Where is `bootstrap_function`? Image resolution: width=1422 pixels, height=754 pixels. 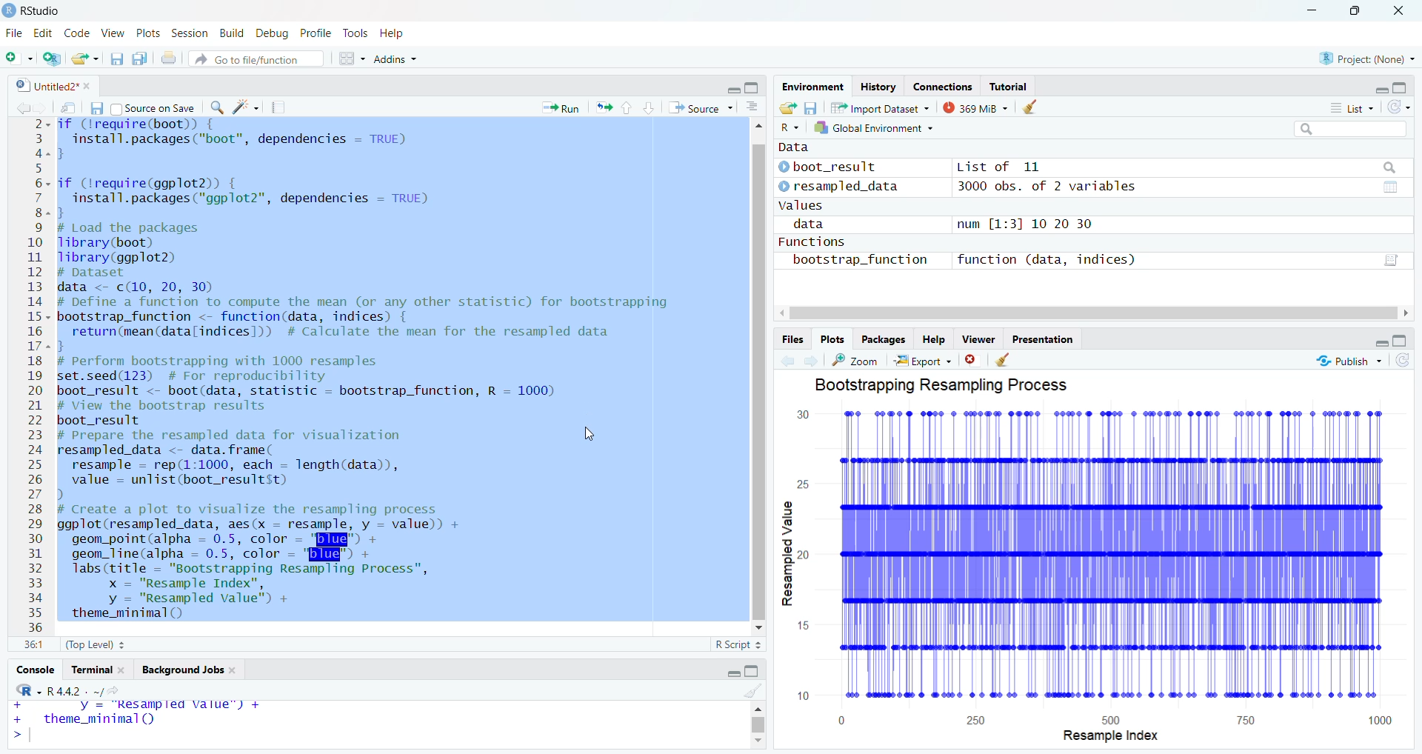 bootstrap_function is located at coordinates (858, 261).